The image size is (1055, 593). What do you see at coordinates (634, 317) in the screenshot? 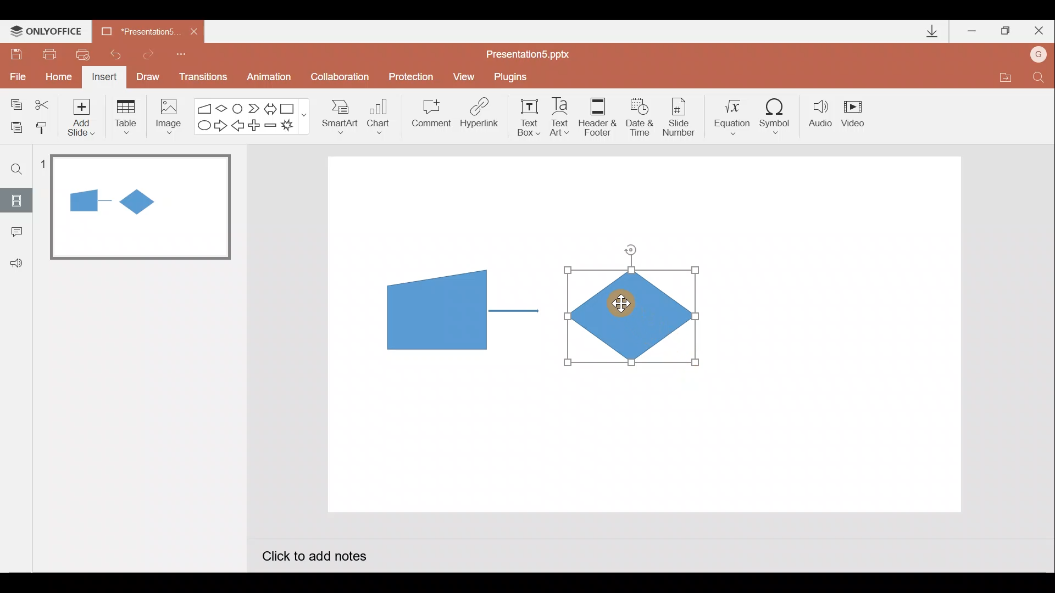
I see `Decision flow chart` at bounding box center [634, 317].